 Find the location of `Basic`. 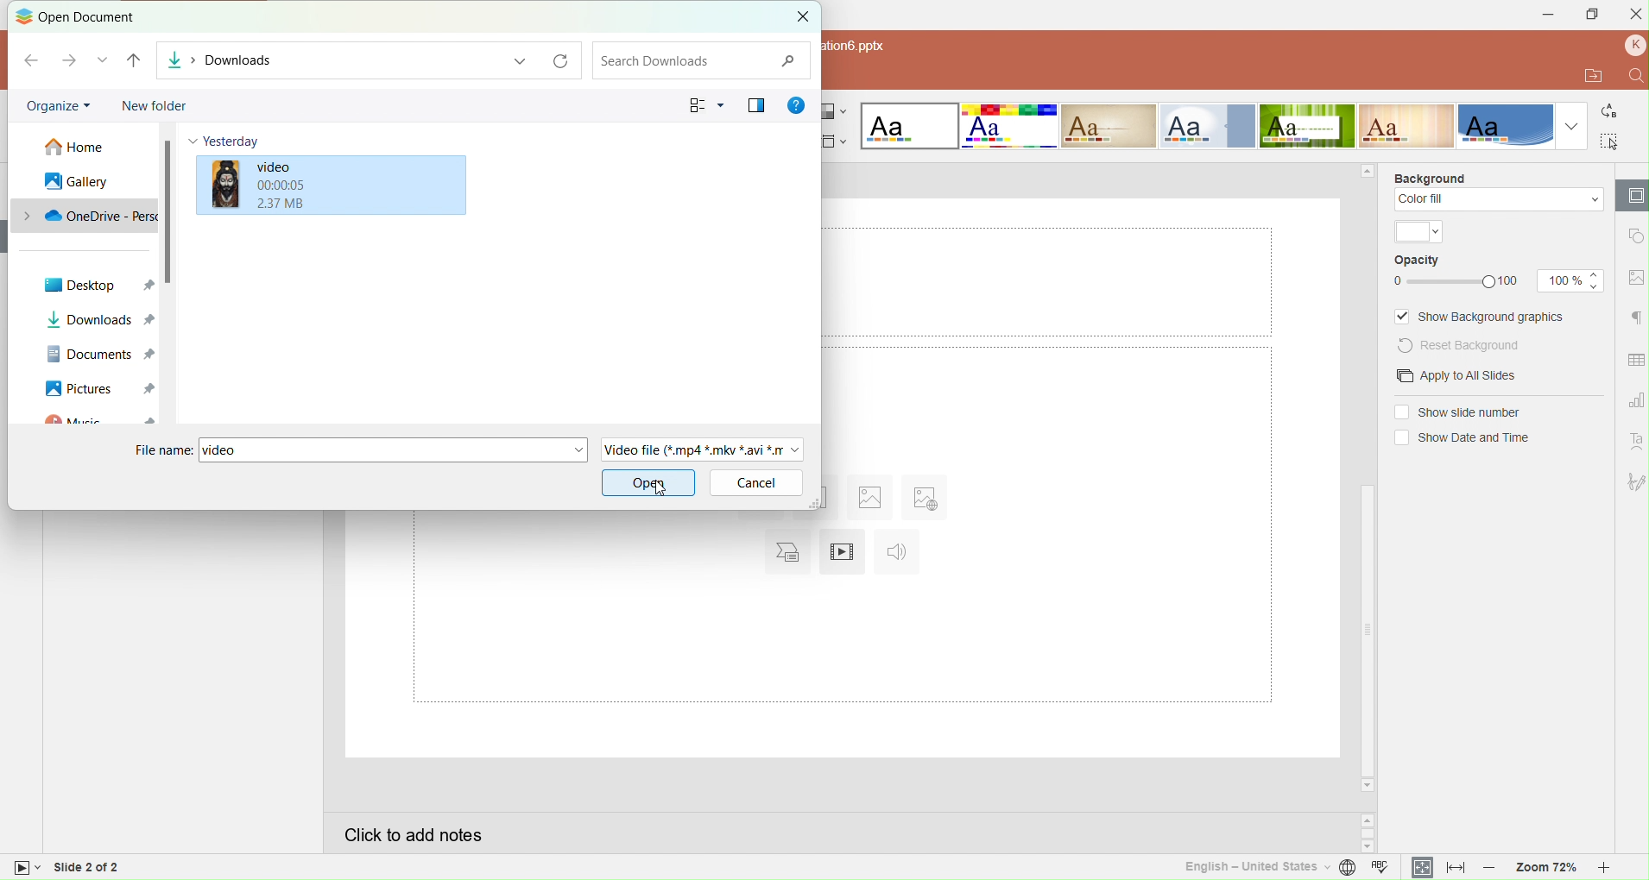

Basic is located at coordinates (1010, 125).